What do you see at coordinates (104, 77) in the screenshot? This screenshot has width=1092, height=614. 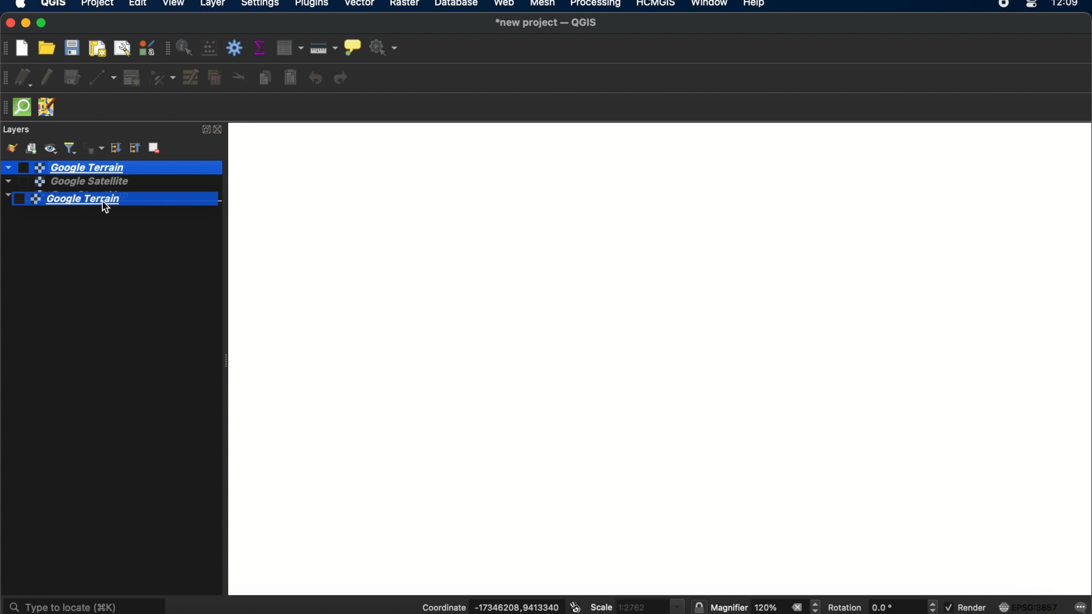 I see `digitize with segment` at bounding box center [104, 77].